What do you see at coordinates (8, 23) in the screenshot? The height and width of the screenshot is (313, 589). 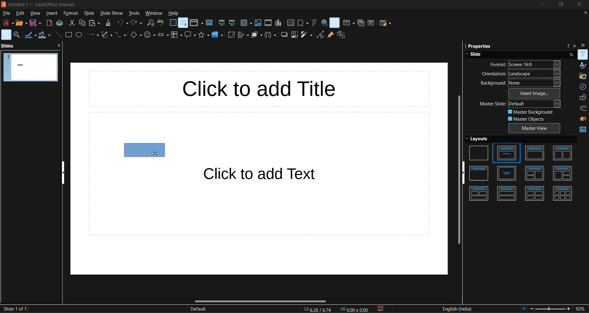 I see `new` at bounding box center [8, 23].